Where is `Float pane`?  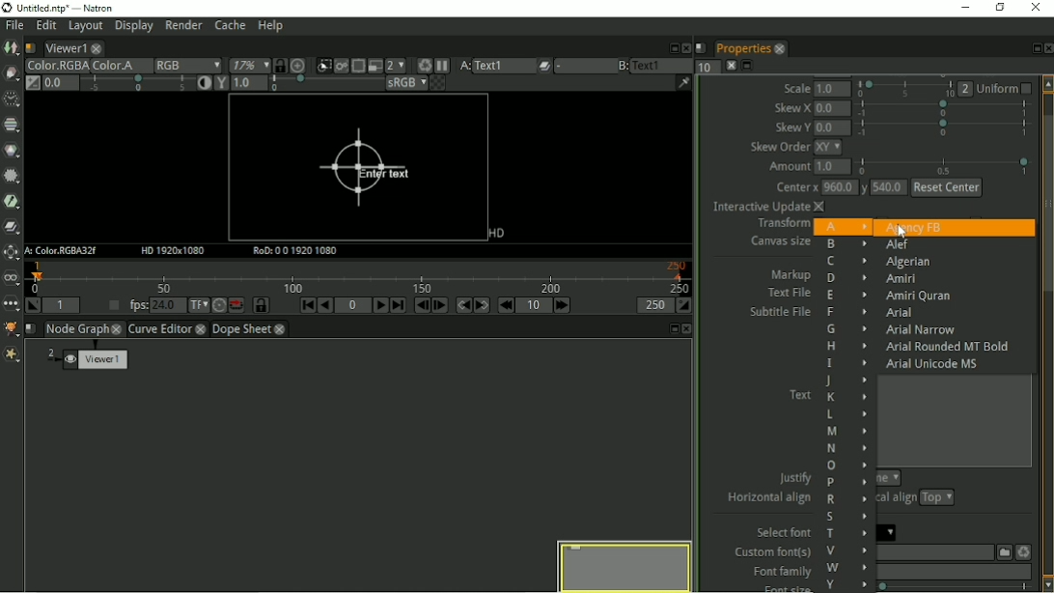 Float pane is located at coordinates (671, 47).